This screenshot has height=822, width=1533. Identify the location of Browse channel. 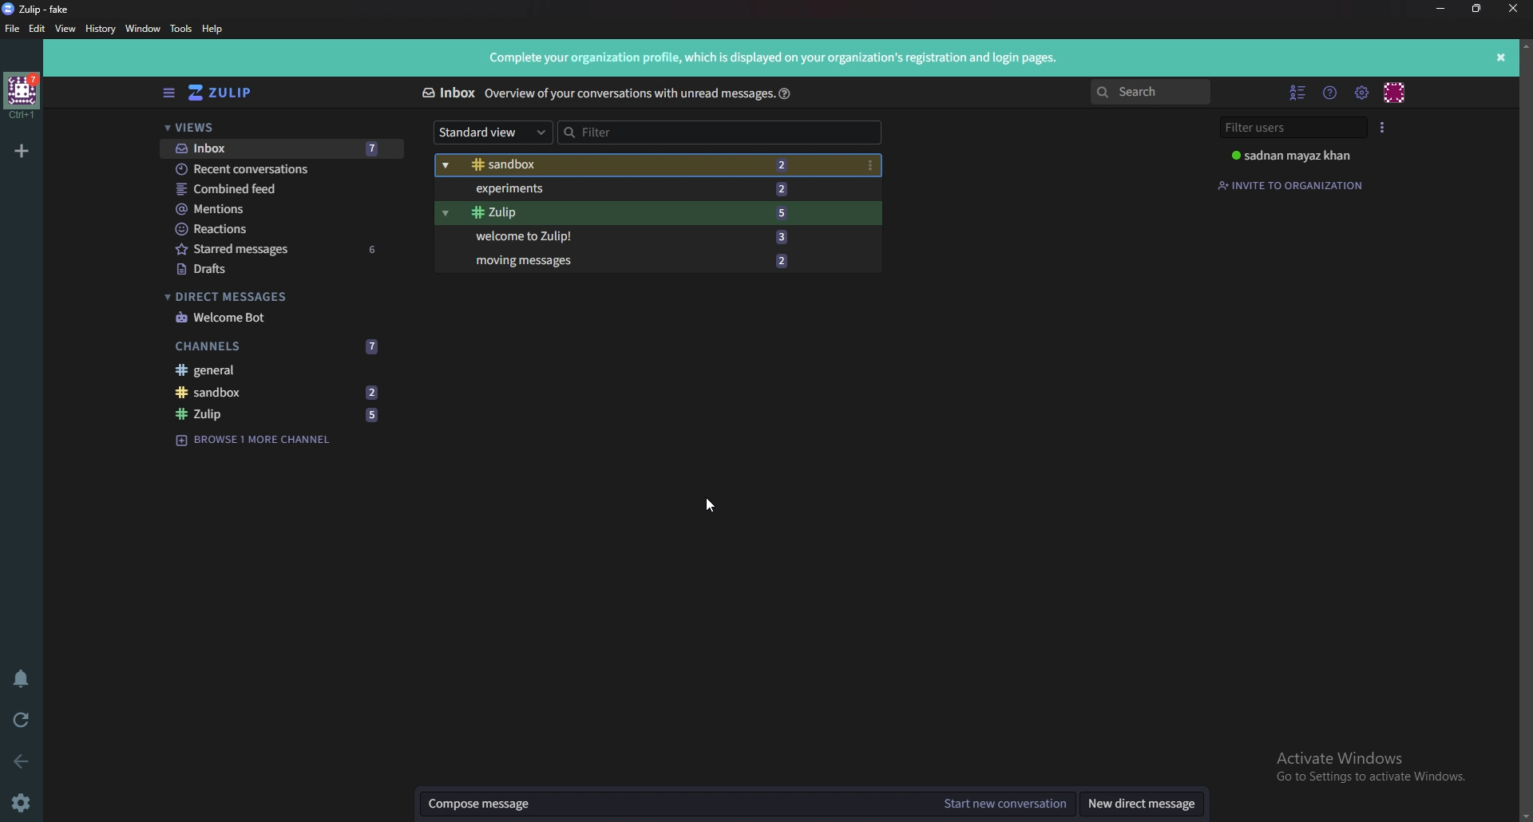
(259, 441).